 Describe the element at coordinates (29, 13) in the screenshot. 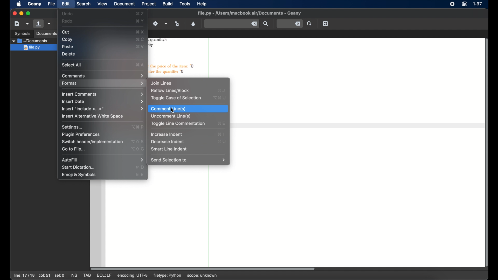

I see `maximize` at that location.